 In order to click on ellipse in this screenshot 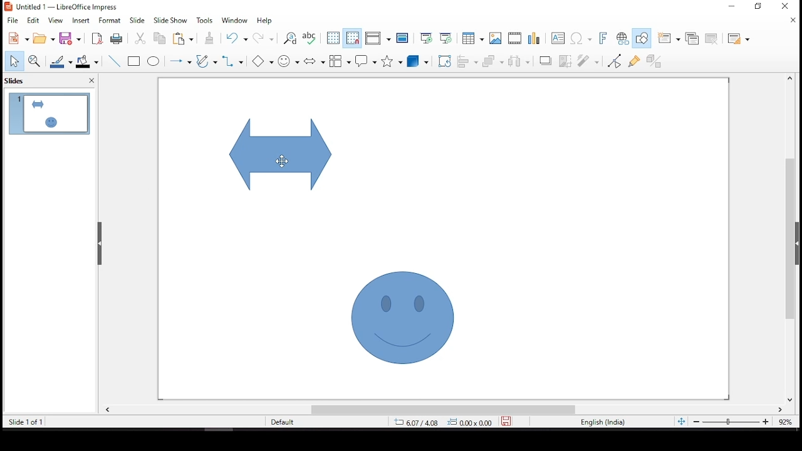, I will do `click(155, 63)`.